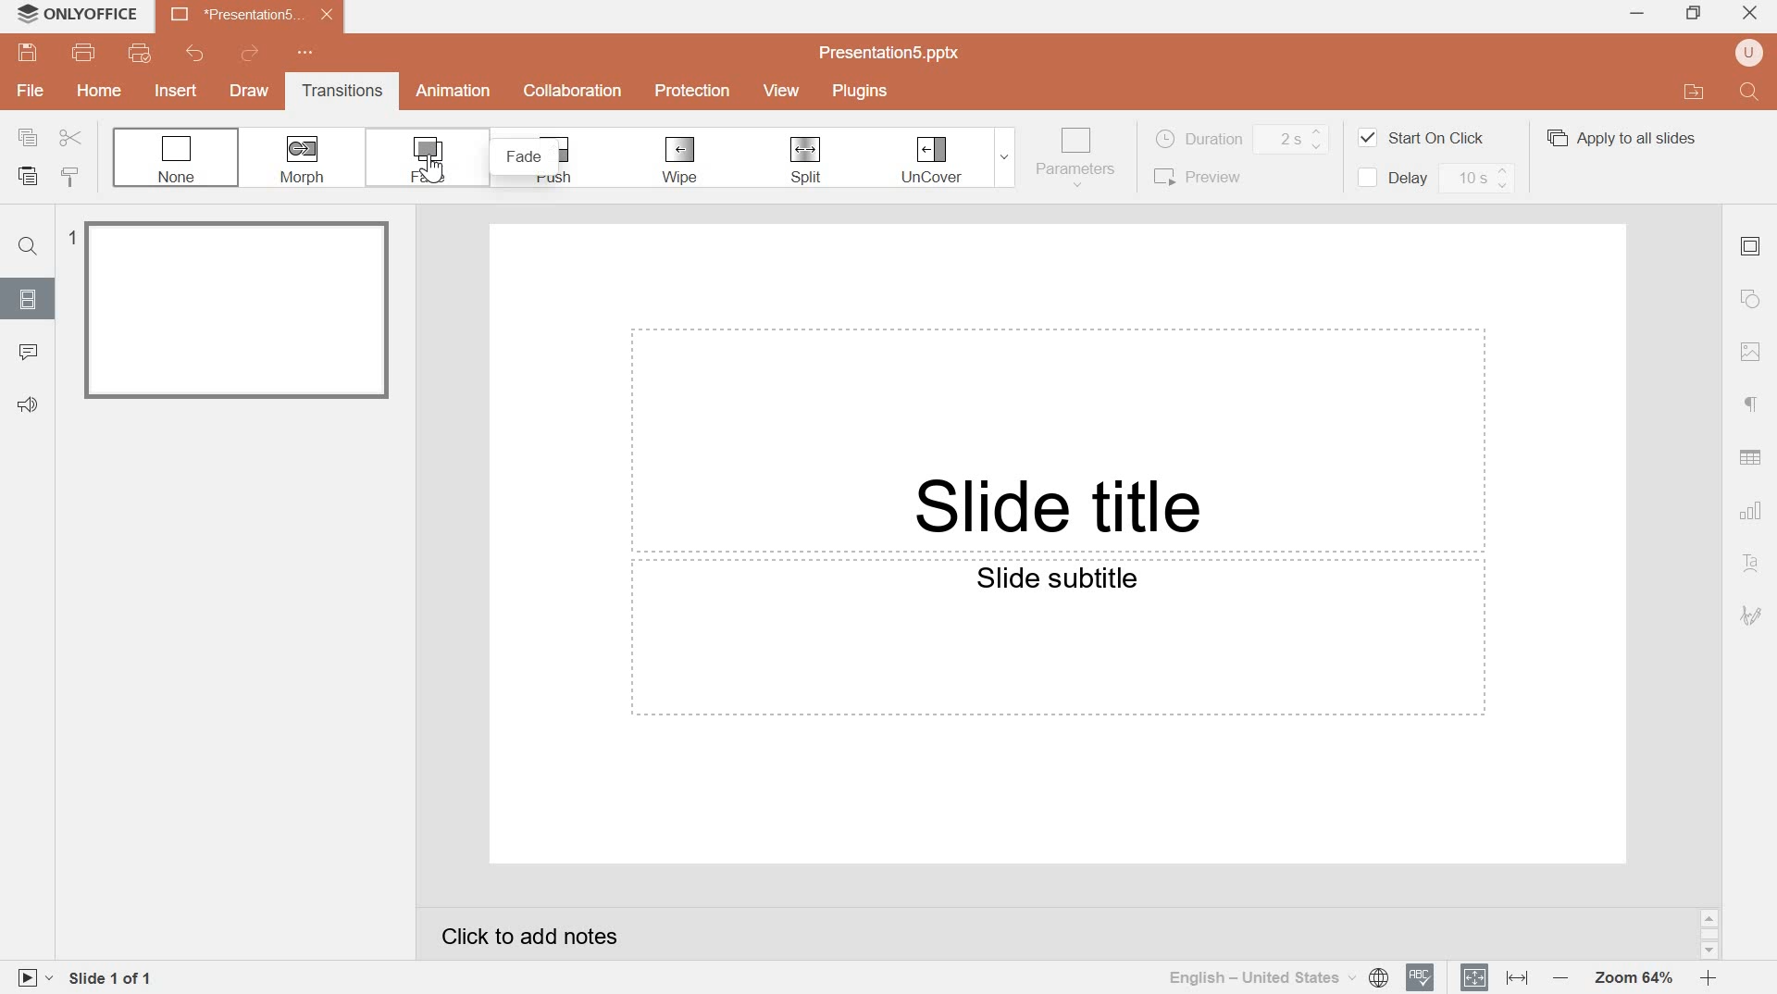 The height and width of the screenshot is (994, 1777). What do you see at coordinates (1433, 178) in the screenshot?
I see `Delay` at bounding box center [1433, 178].